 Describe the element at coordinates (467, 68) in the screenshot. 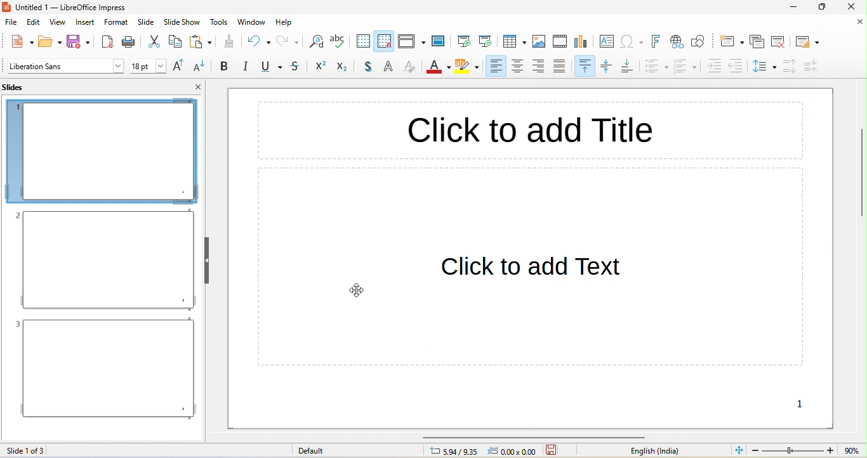

I see `character highlighting` at that location.